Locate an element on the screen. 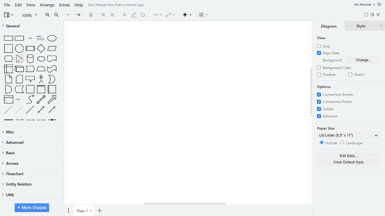  current page view is located at coordinates (347, 136).